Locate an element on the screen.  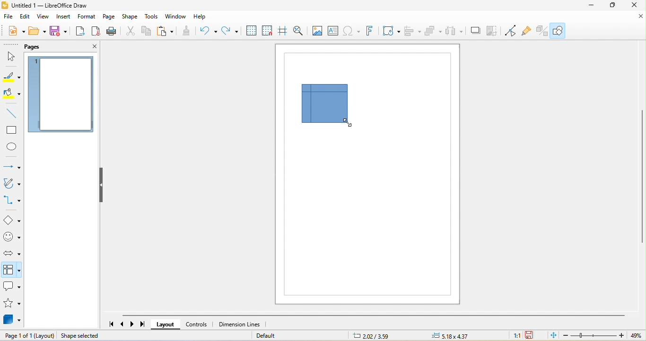
image is located at coordinates (316, 31).